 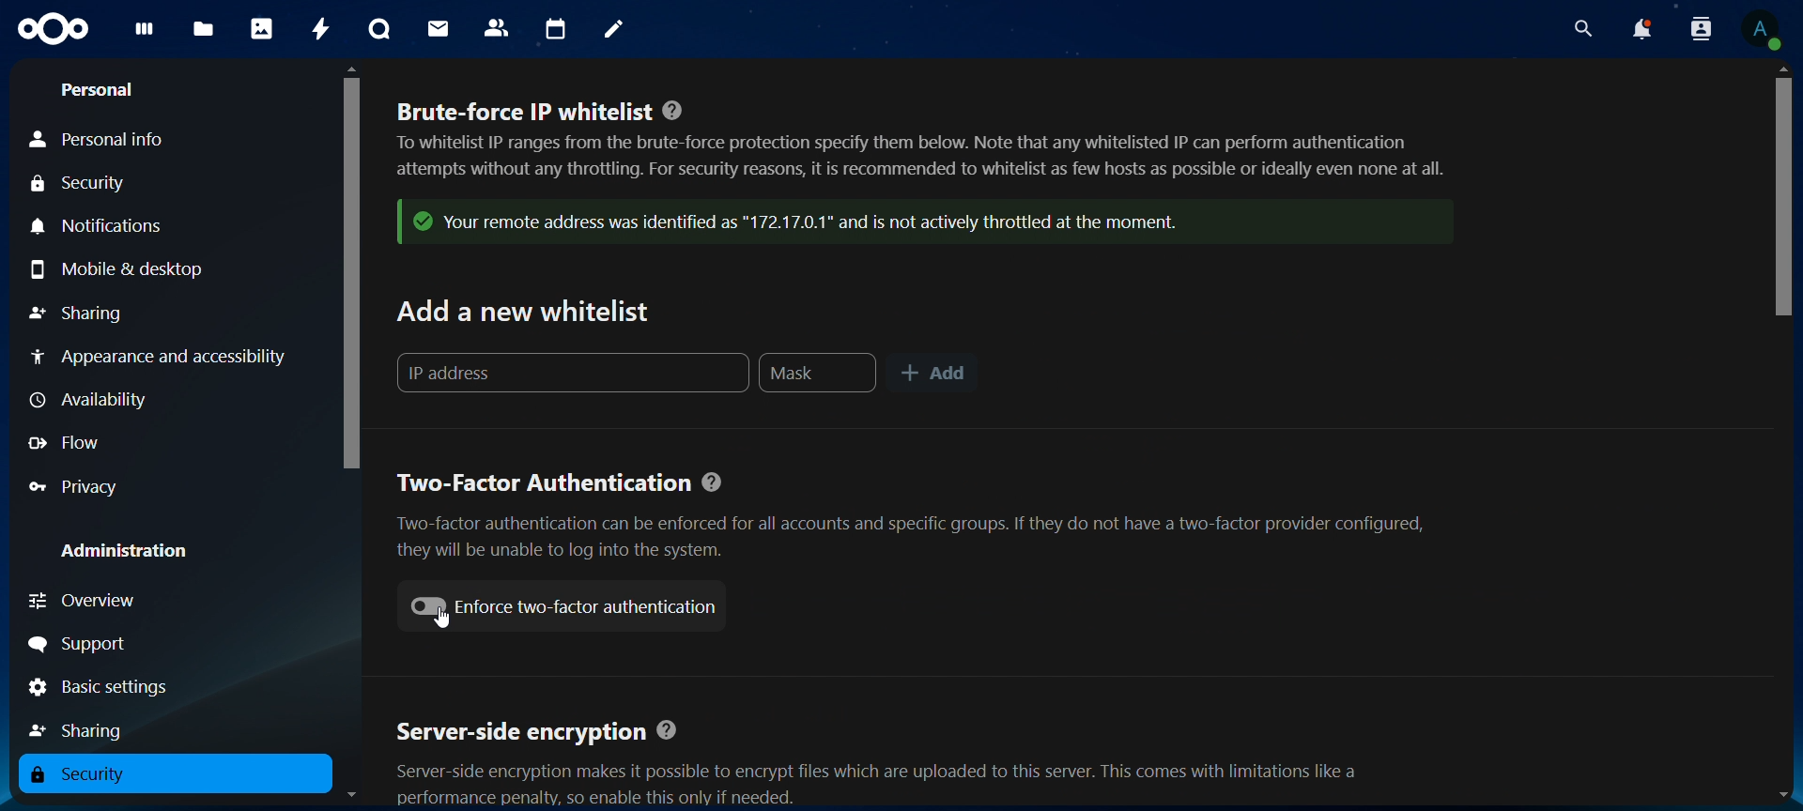 I want to click on server side encryption, so click(x=883, y=757).